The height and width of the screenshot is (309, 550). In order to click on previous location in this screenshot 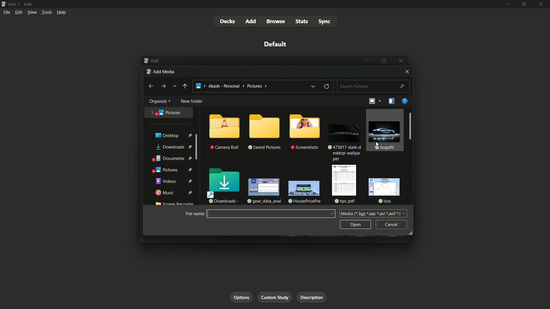, I will do `click(313, 86)`.